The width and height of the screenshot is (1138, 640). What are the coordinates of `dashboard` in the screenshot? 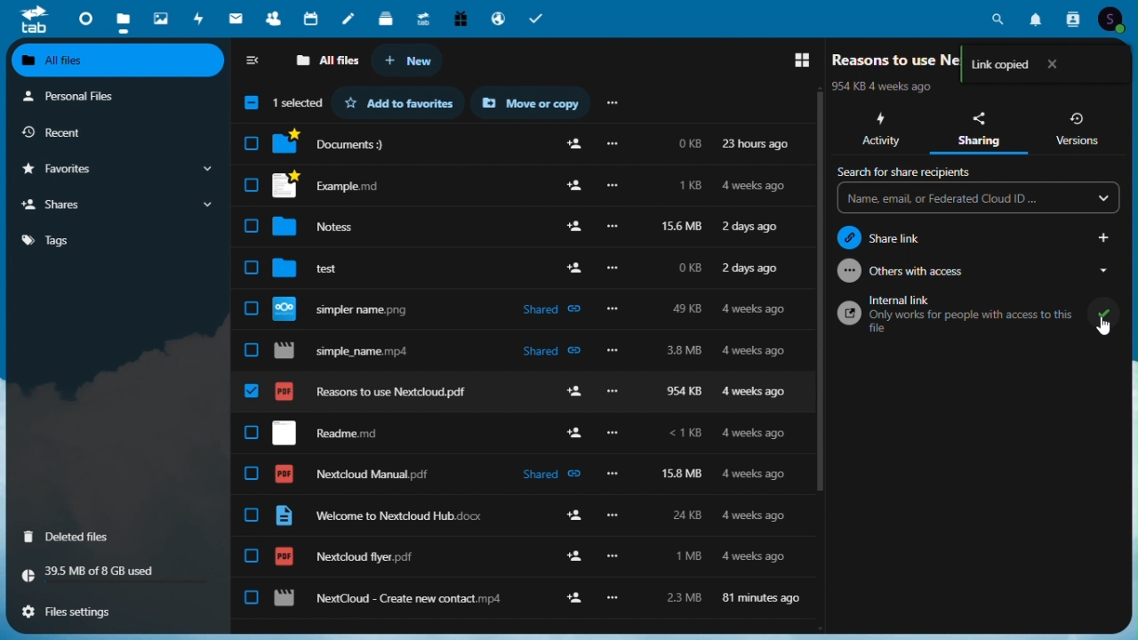 It's located at (79, 18).